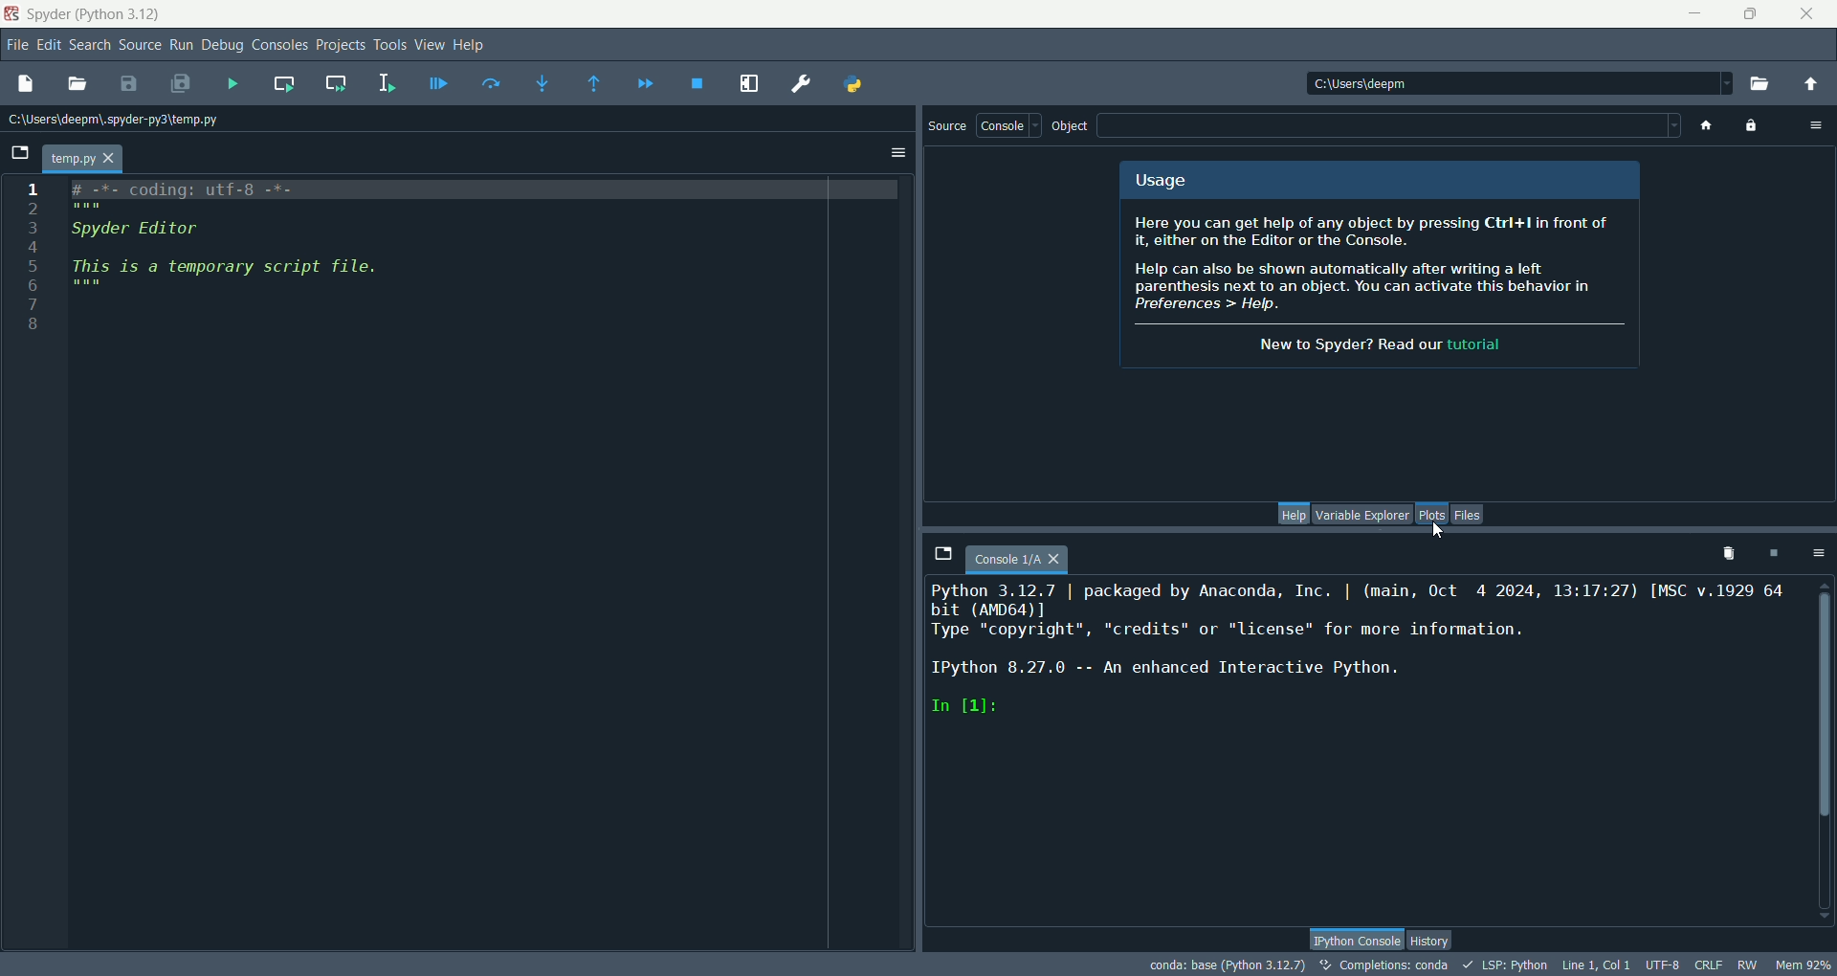 This screenshot has height=976, width=1837. I want to click on temp.py, so click(81, 157).